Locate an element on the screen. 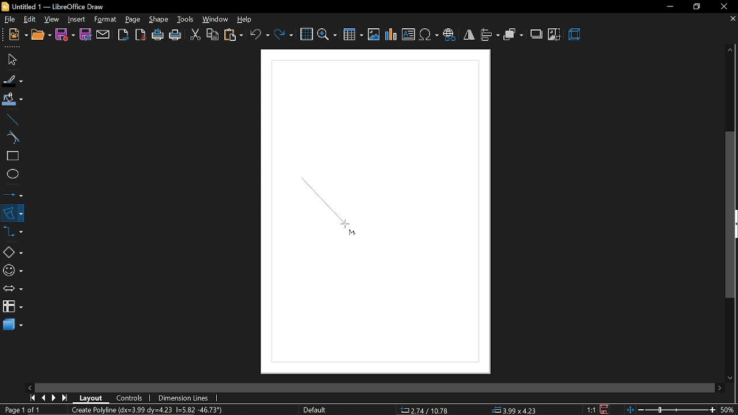 Image resolution: width=738 pixels, height=415 pixels. move down is located at coordinates (731, 376).